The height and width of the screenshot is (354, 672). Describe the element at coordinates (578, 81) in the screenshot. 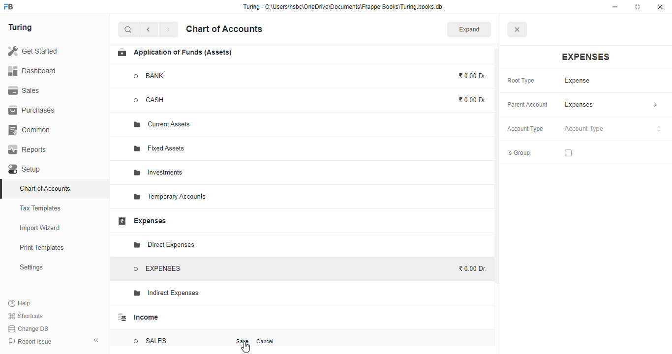

I see `expense` at that location.